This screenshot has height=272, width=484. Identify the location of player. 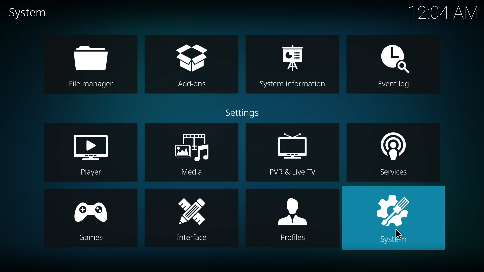
(94, 155).